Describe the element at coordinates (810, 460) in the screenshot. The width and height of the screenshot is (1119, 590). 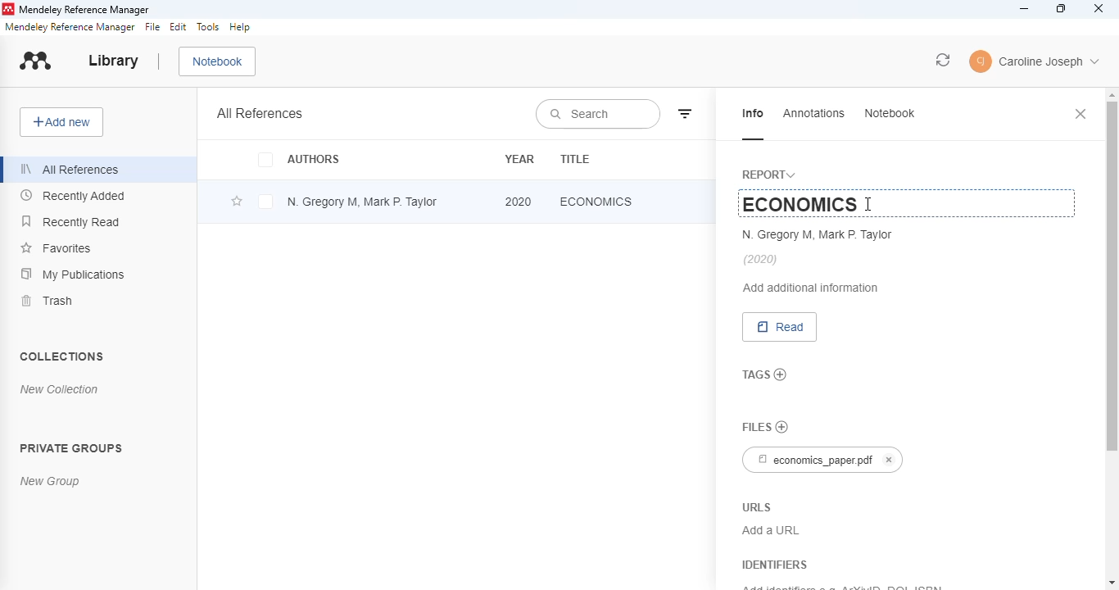
I see `economics_paper.pdf` at that location.